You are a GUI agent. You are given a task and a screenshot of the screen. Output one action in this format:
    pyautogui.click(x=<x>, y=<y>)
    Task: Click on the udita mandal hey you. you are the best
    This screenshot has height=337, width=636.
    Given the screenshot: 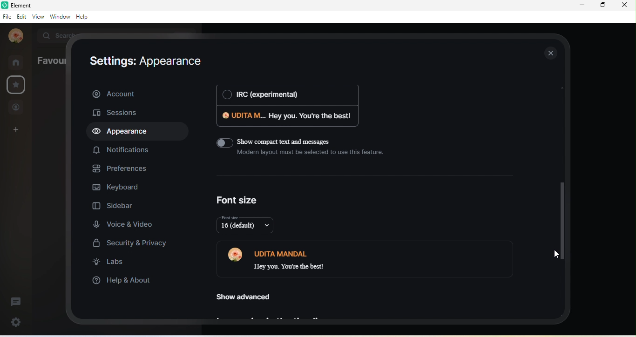 What is the action you would take?
    pyautogui.click(x=342, y=259)
    